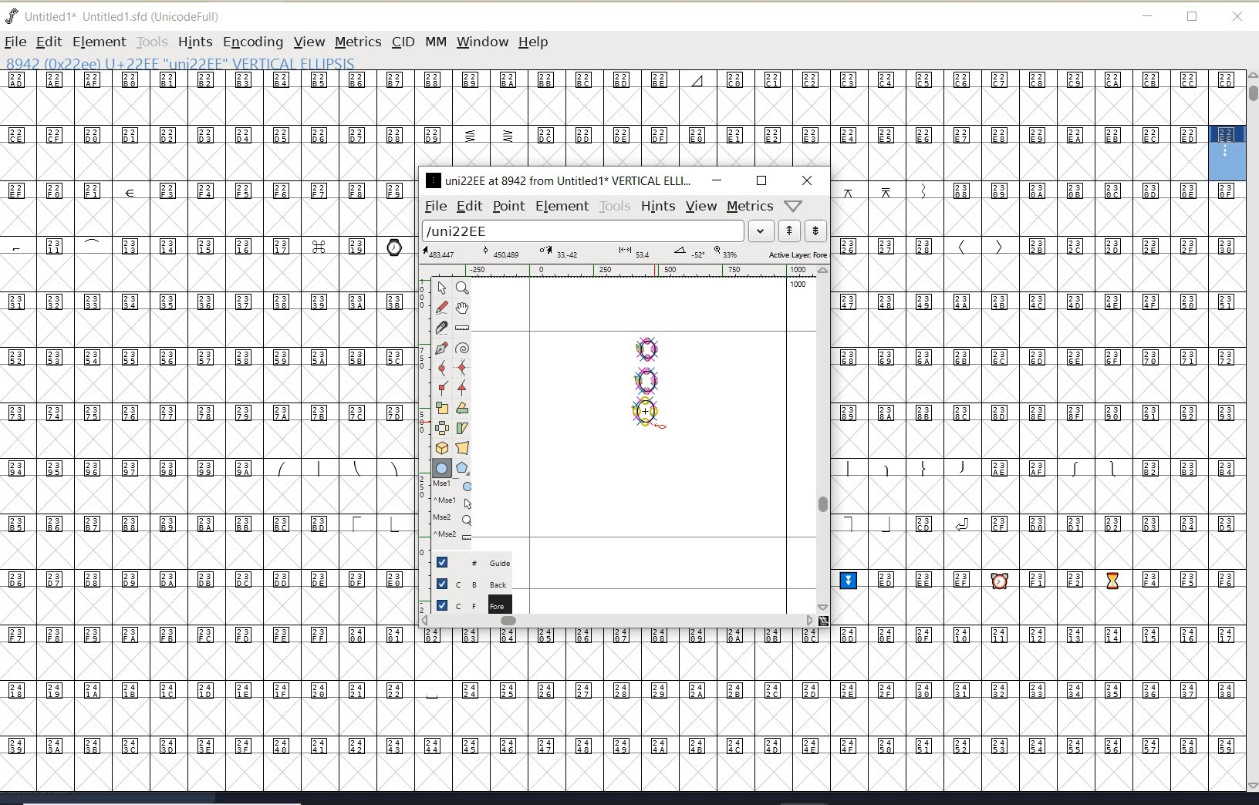  Describe the element at coordinates (660, 426) in the screenshot. I see `ellipse tool` at that location.